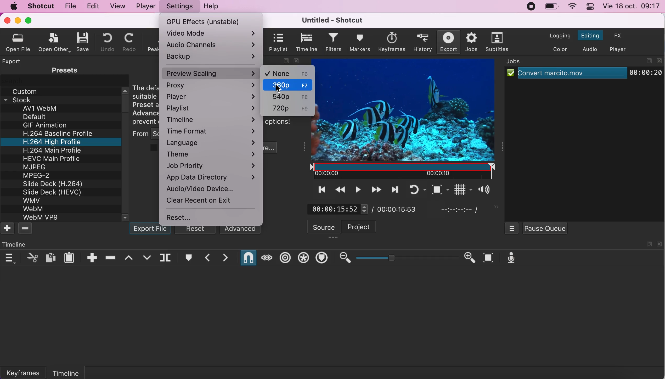 This screenshot has height=379, width=665. Describe the element at coordinates (53, 184) in the screenshot. I see `Slide Deck (H.264)` at that location.